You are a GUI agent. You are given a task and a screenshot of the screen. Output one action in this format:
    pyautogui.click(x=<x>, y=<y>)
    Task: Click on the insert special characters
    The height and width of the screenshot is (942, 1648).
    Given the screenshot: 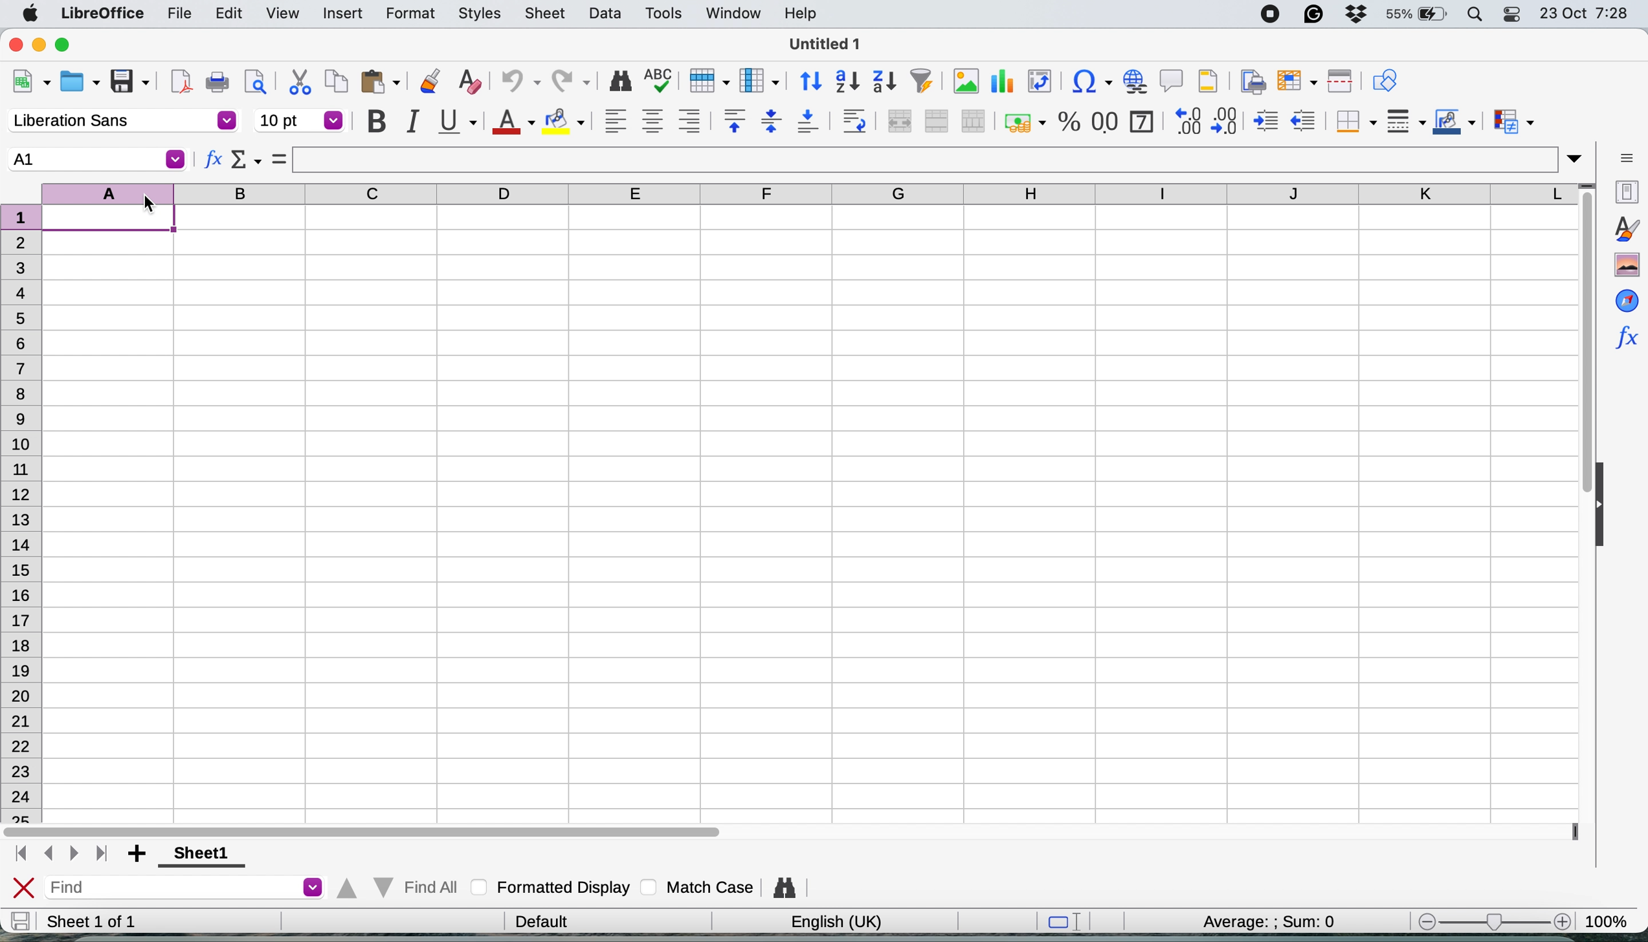 What is the action you would take?
    pyautogui.click(x=1089, y=82)
    